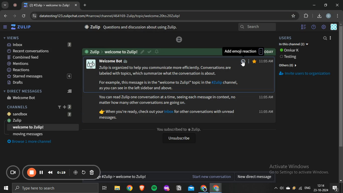  I want to click on recent conversations, so click(39, 51).